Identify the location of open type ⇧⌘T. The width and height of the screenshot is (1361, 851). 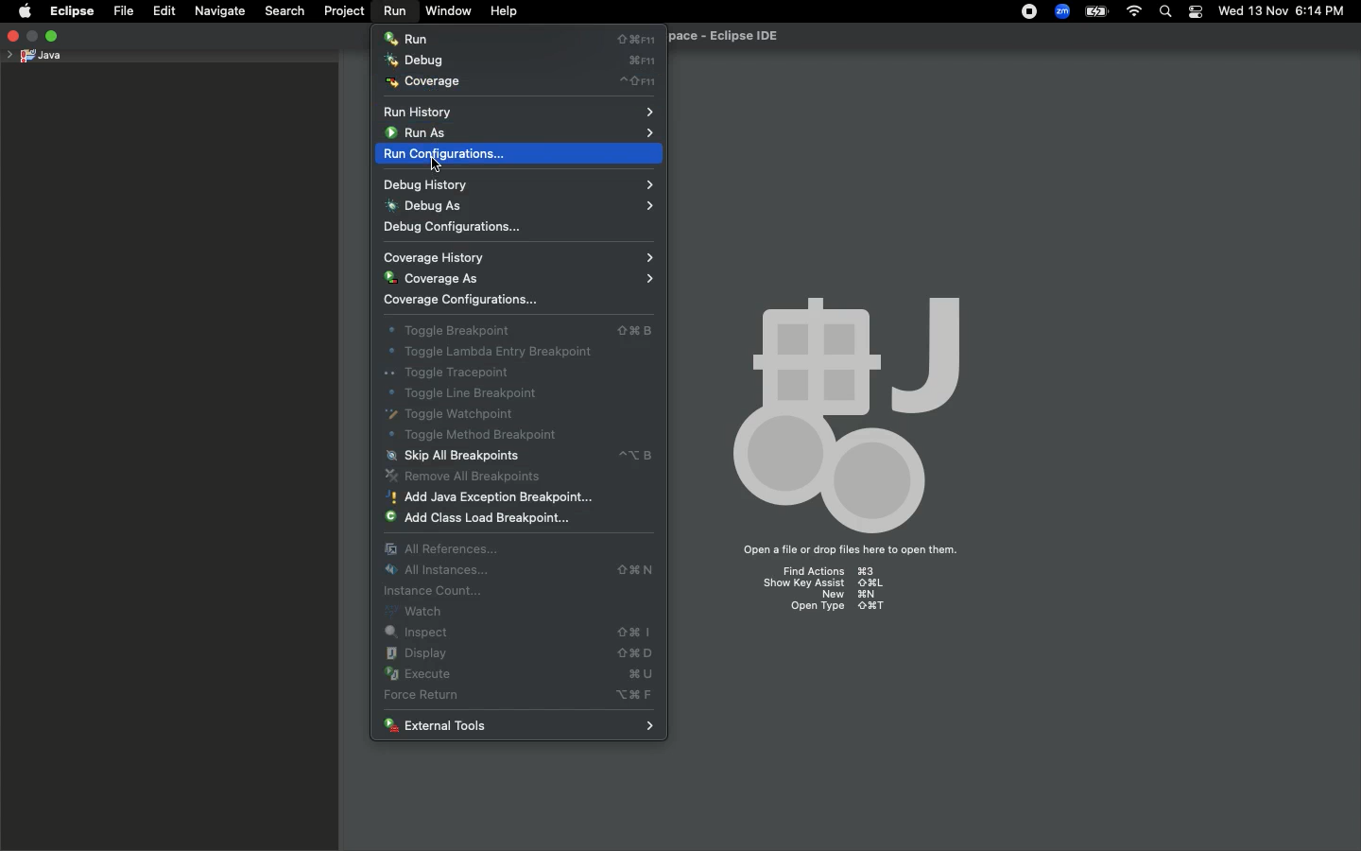
(834, 606).